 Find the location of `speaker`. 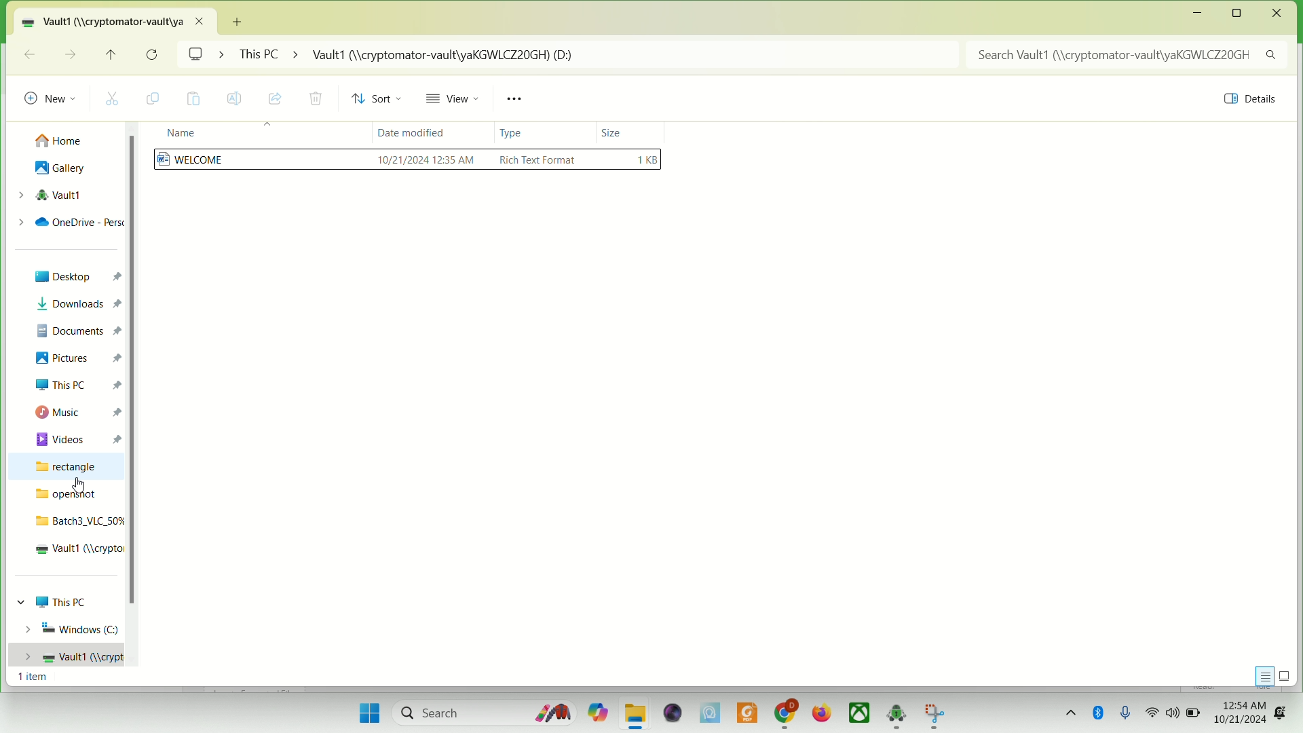

speaker is located at coordinates (1173, 713).